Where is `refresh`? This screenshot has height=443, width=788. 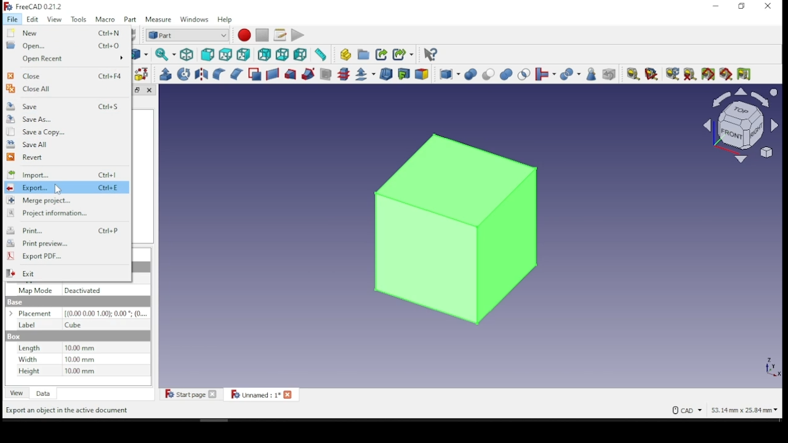
refresh is located at coordinates (670, 74).